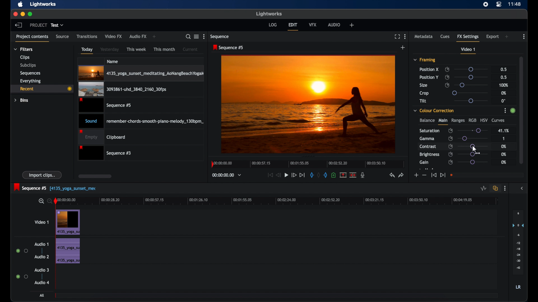  Describe the element at coordinates (474, 138) in the screenshot. I see `slider` at that location.